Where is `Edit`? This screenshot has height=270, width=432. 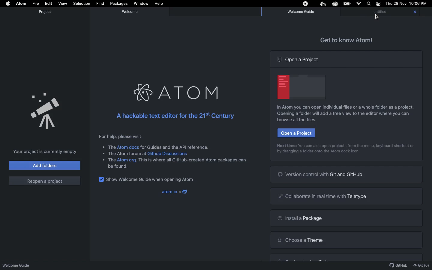
Edit is located at coordinates (48, 3).